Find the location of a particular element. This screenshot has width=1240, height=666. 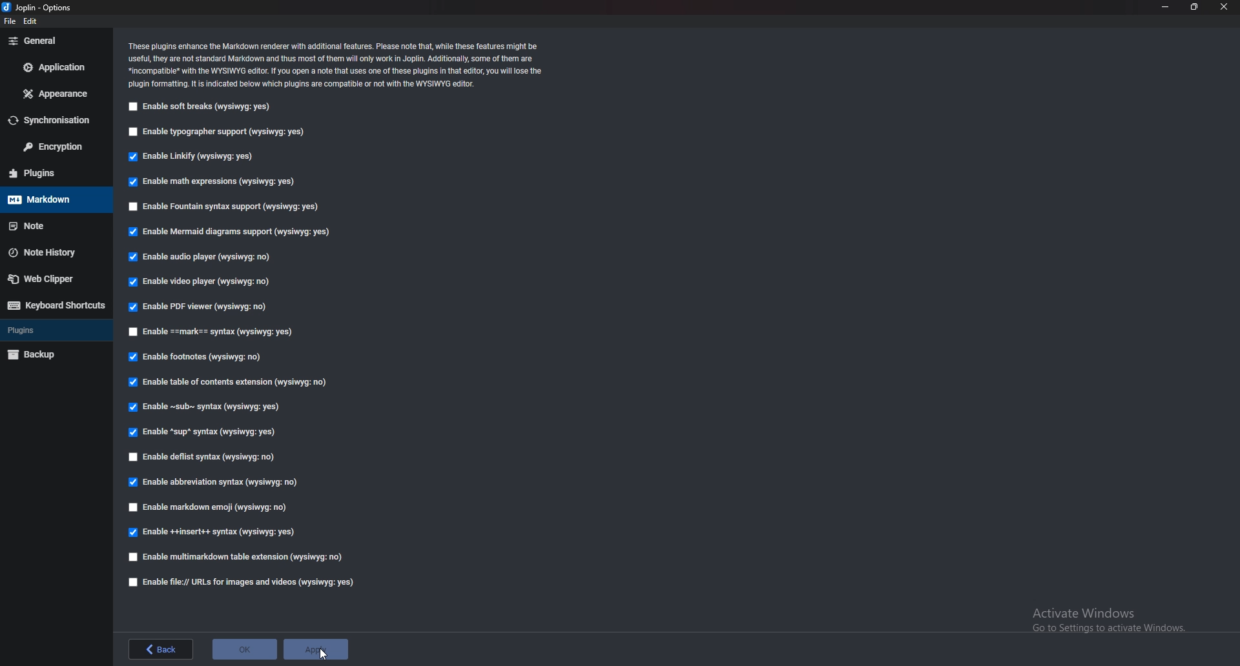

Plugins is located at coordinates (52, 330).